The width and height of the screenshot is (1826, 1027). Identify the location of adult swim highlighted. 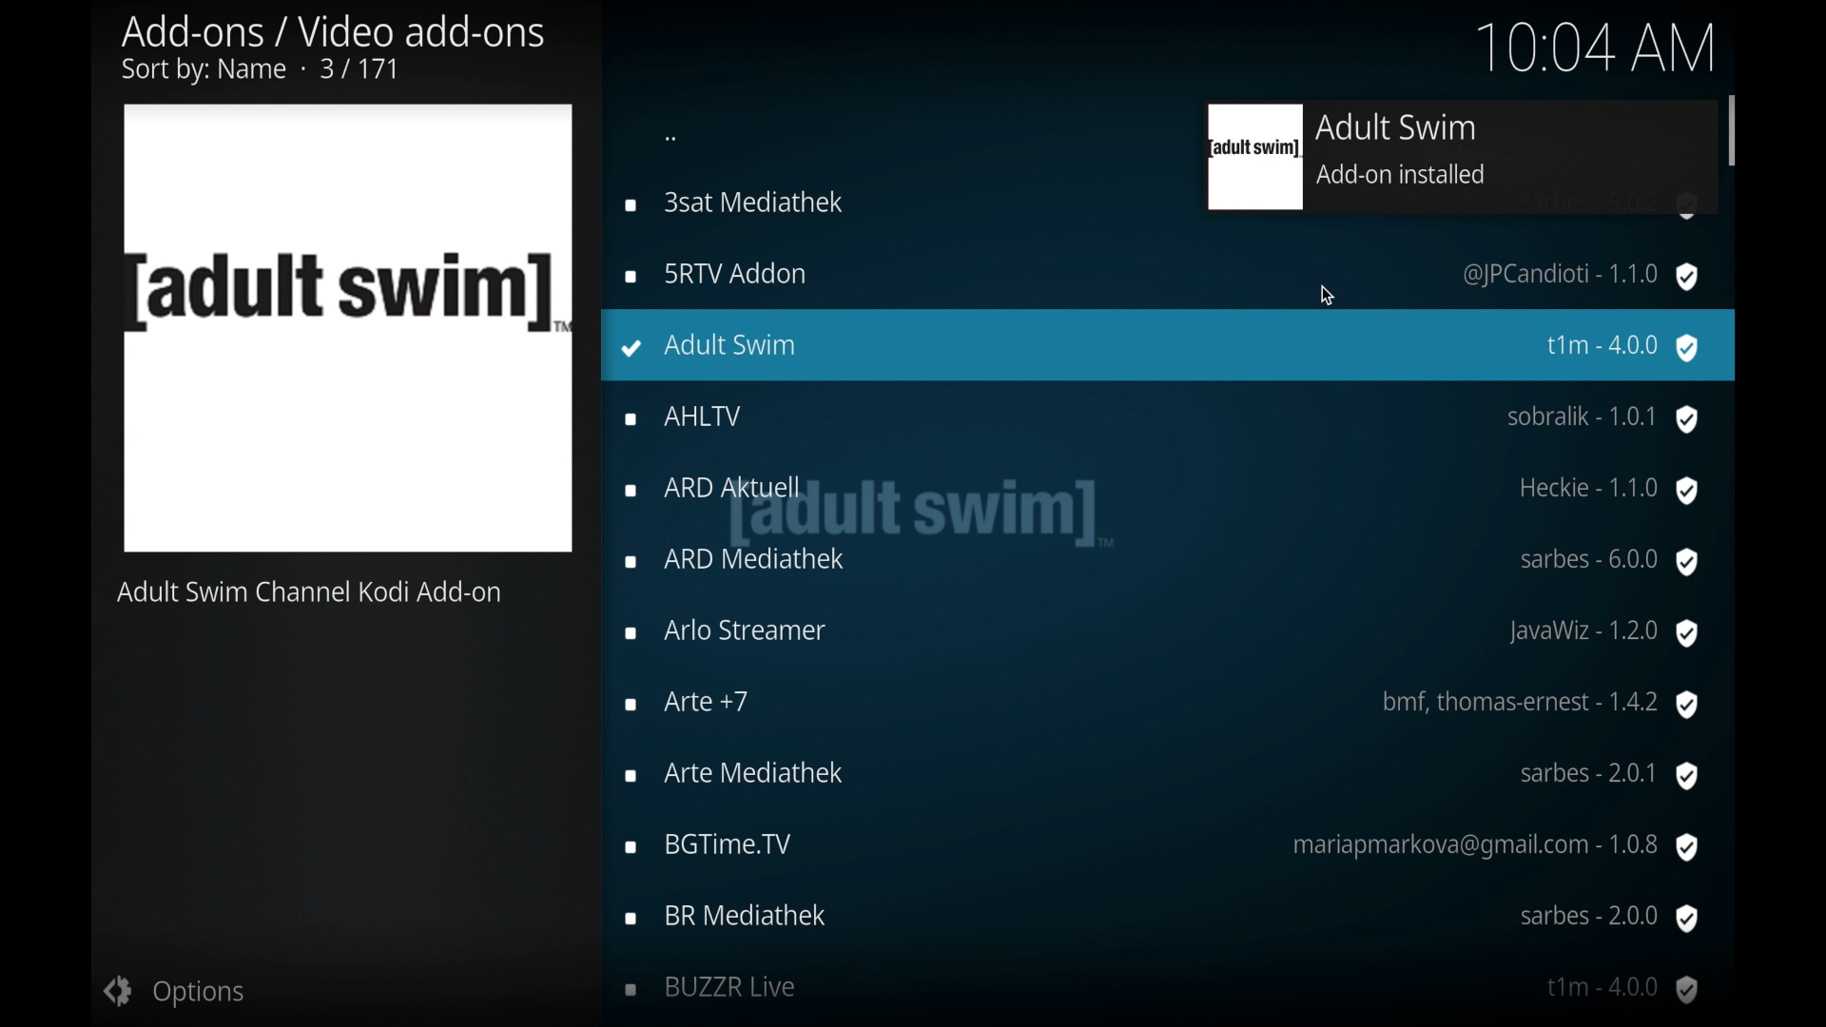
(1171, 345).